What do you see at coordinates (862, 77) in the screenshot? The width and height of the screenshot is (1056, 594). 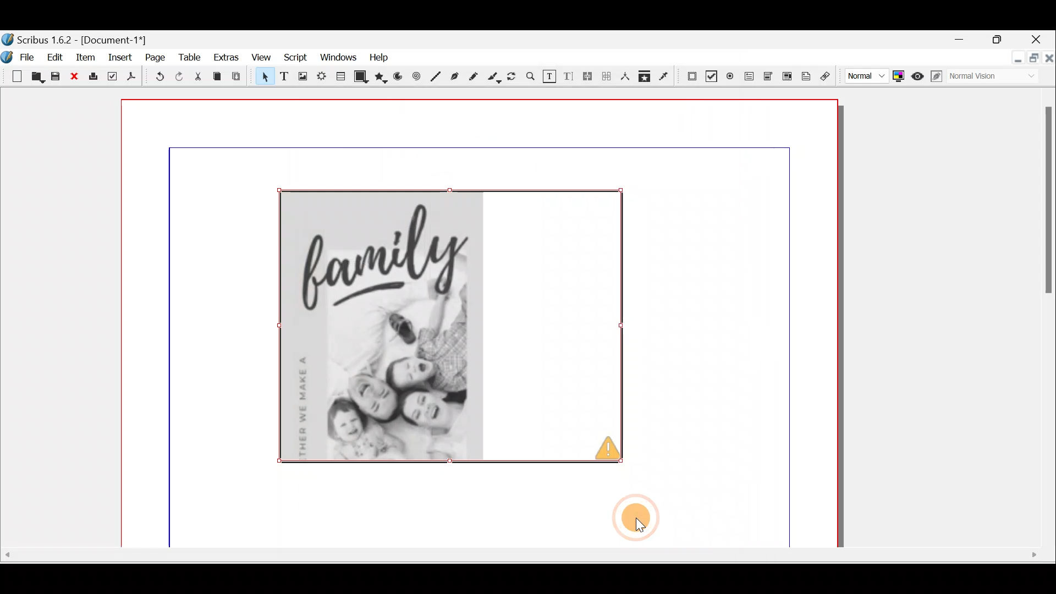 I see `Select image preview quality` at bounding box center [862, 77].